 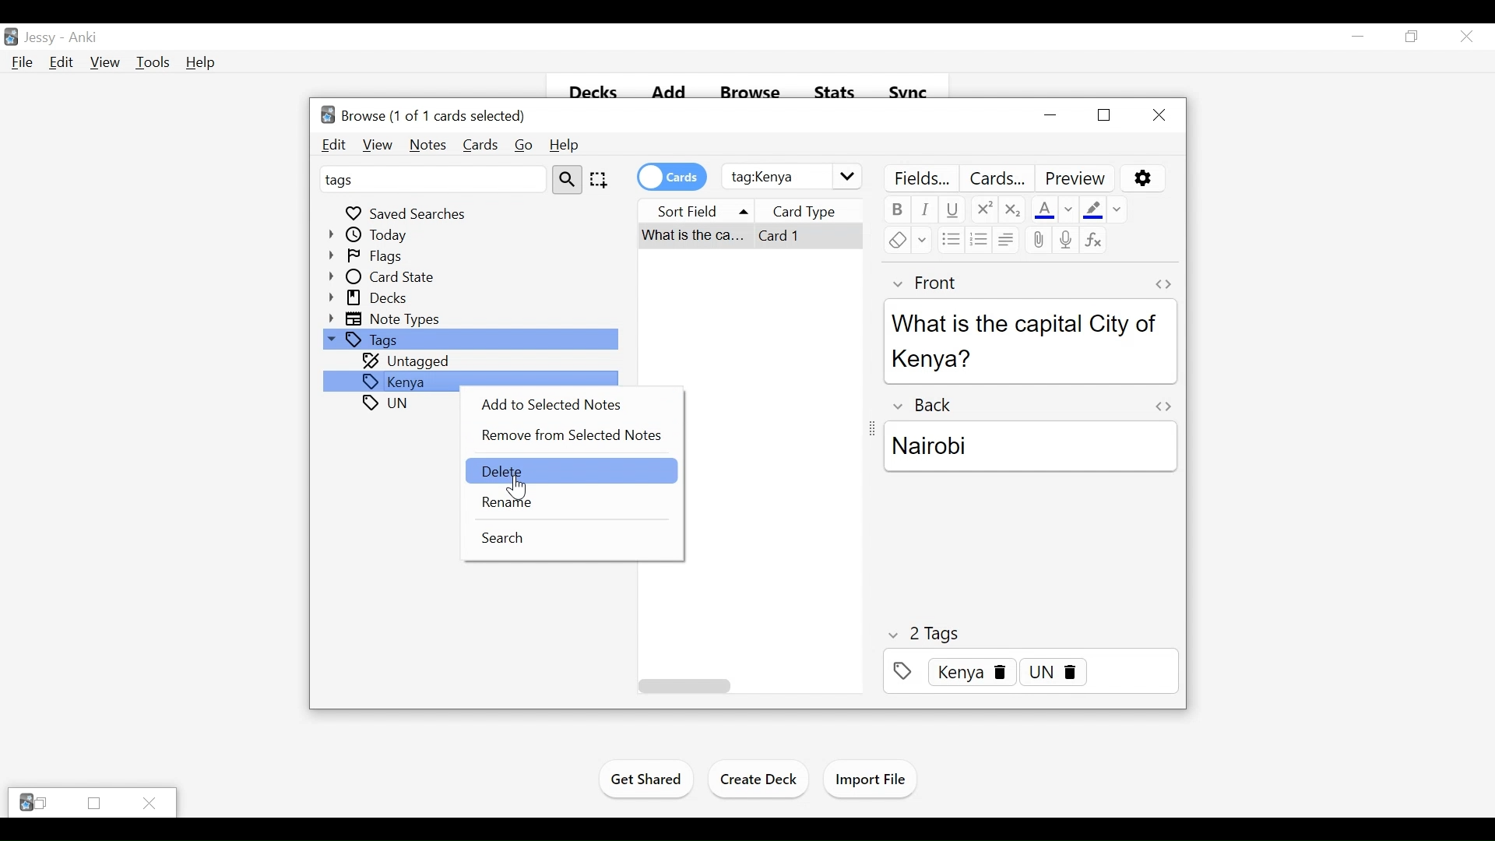 I want to click on Tags Field, so click(x=1030, y=671).